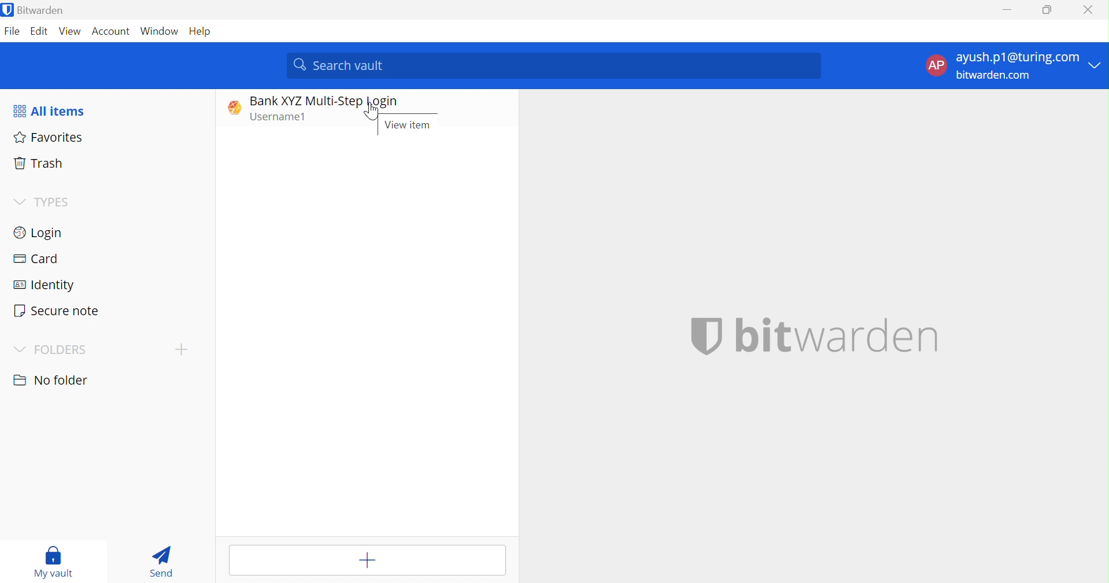 This screenshot has height=583, width=1109. Describe the element at coordinates (202, 32) in the screenshot. I see `Help` at that location.